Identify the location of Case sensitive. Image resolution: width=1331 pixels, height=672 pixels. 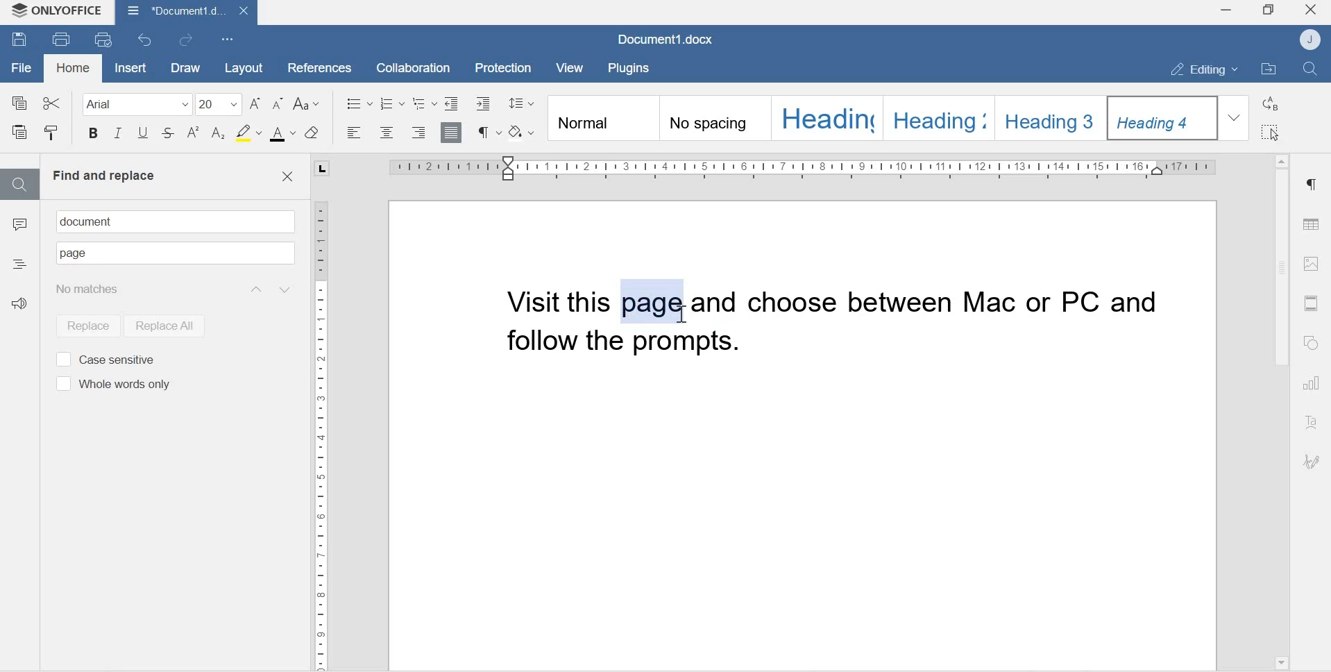
(105, 358).